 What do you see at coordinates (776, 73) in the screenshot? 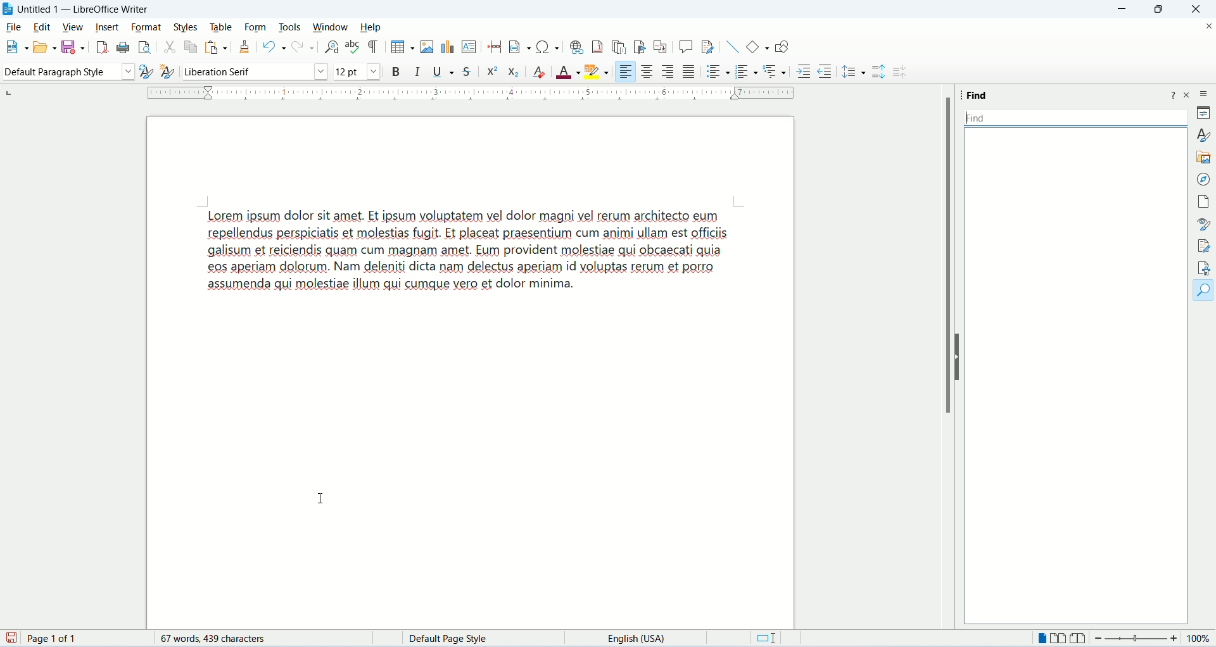
I see `format outline` at bounding box center [776, 73].